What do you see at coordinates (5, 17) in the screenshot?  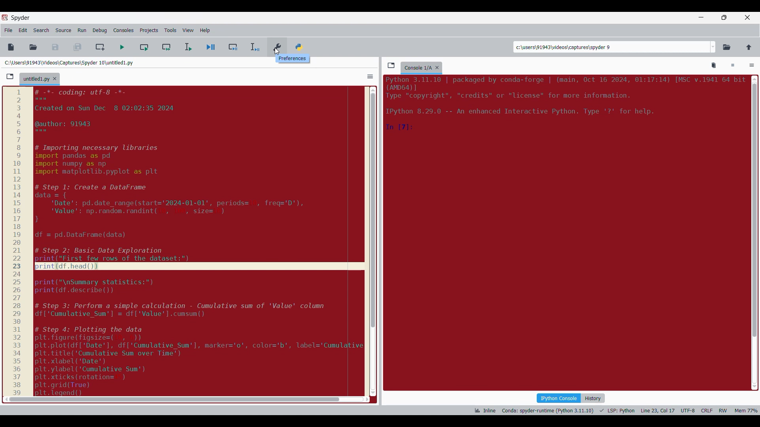 I see `Software logo` at bounding box center [5, 17].